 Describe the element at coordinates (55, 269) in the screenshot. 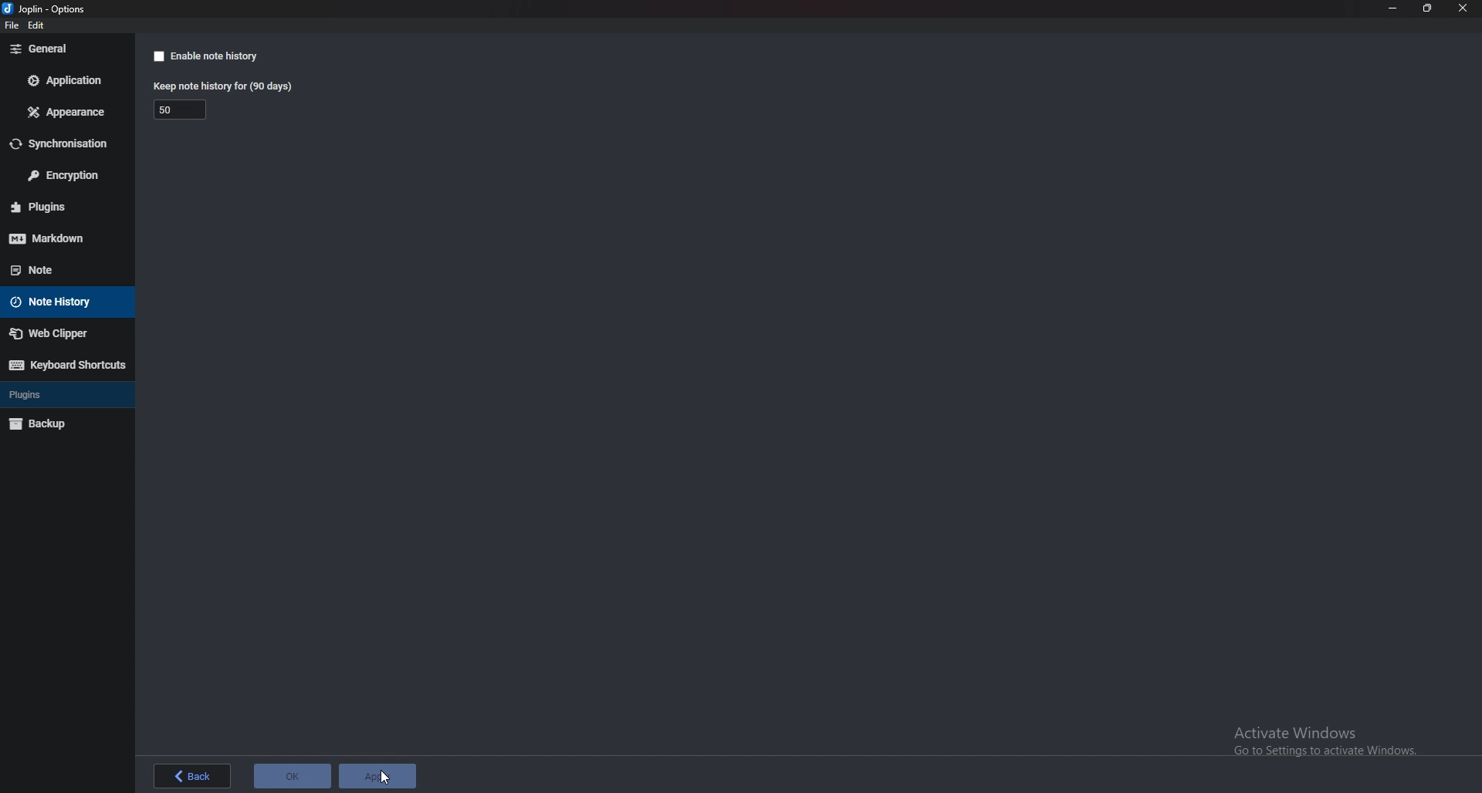

I see `note` at that location.